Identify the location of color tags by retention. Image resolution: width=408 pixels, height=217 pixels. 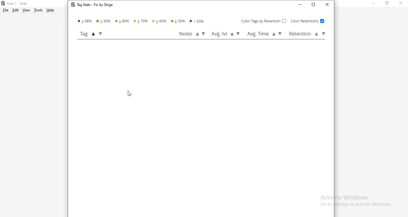
(264, 21).